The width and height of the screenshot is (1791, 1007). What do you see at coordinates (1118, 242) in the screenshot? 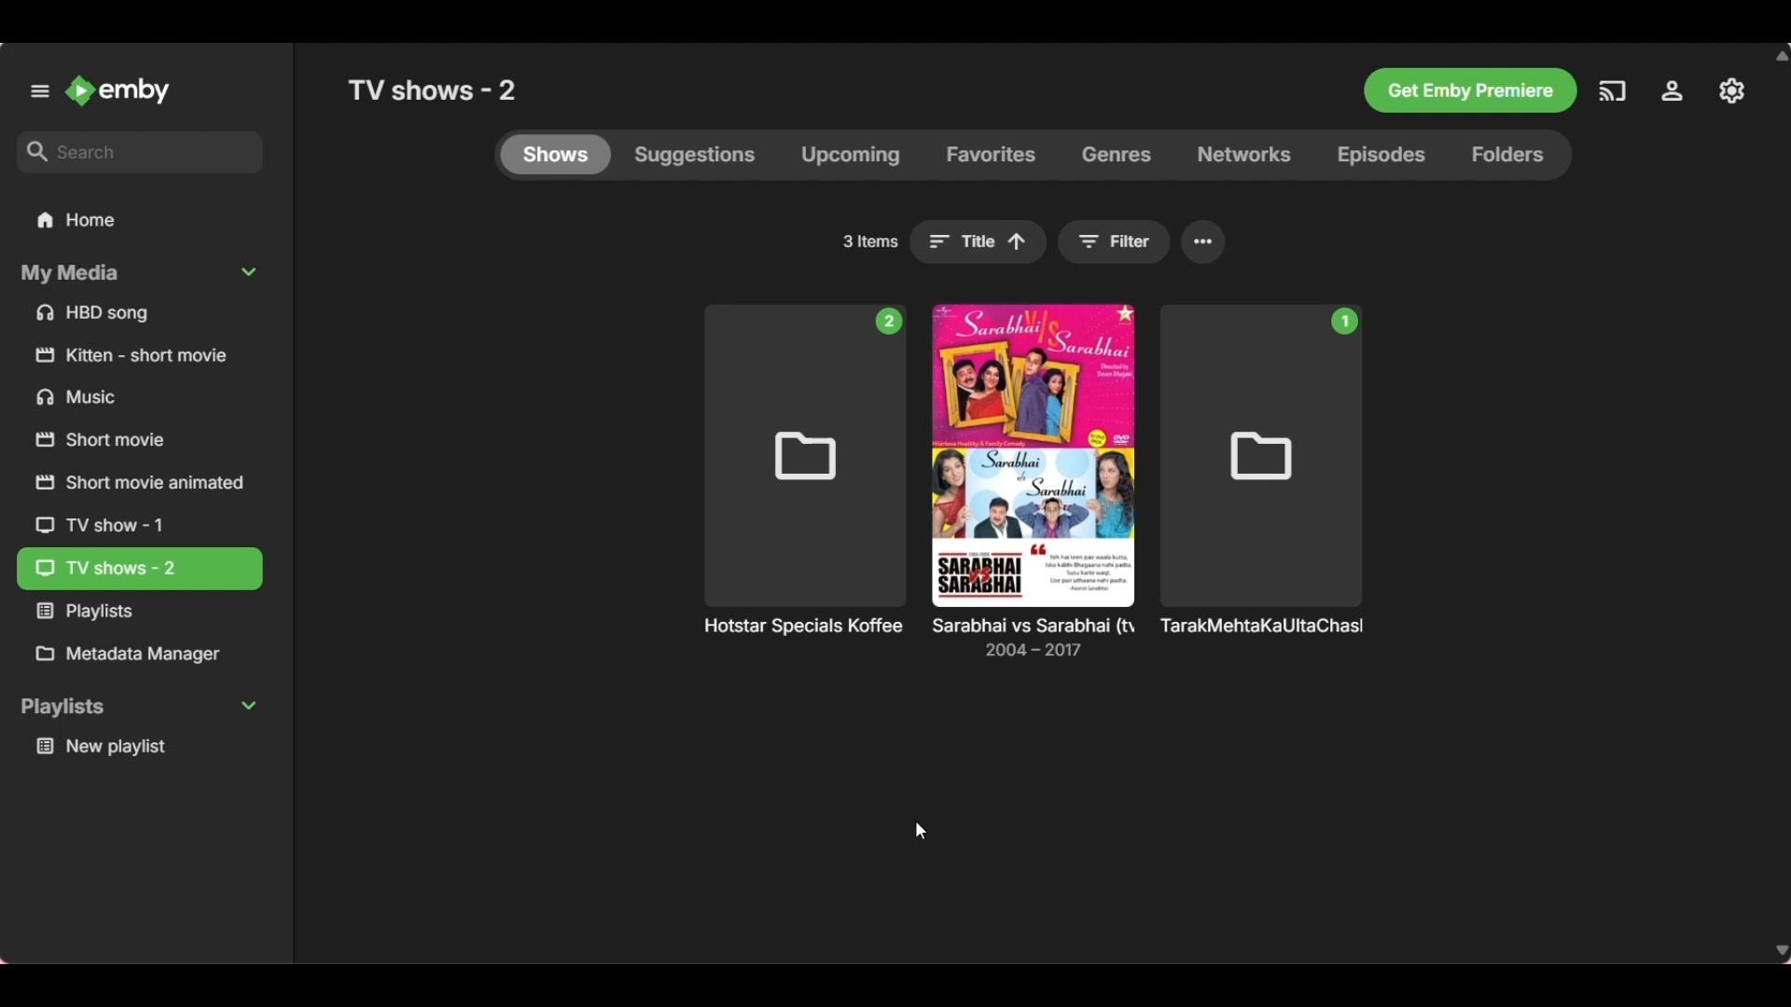
I see `Filter` at bounding box center [1118, 242].